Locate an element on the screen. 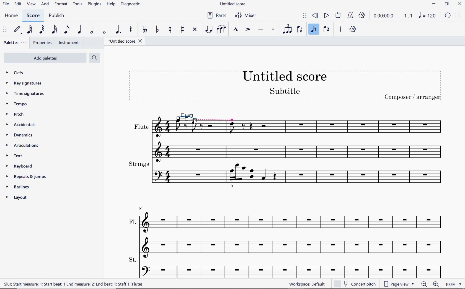 This screenshot has height=289, width=465. NOTE is located at coordinates (428, 16).